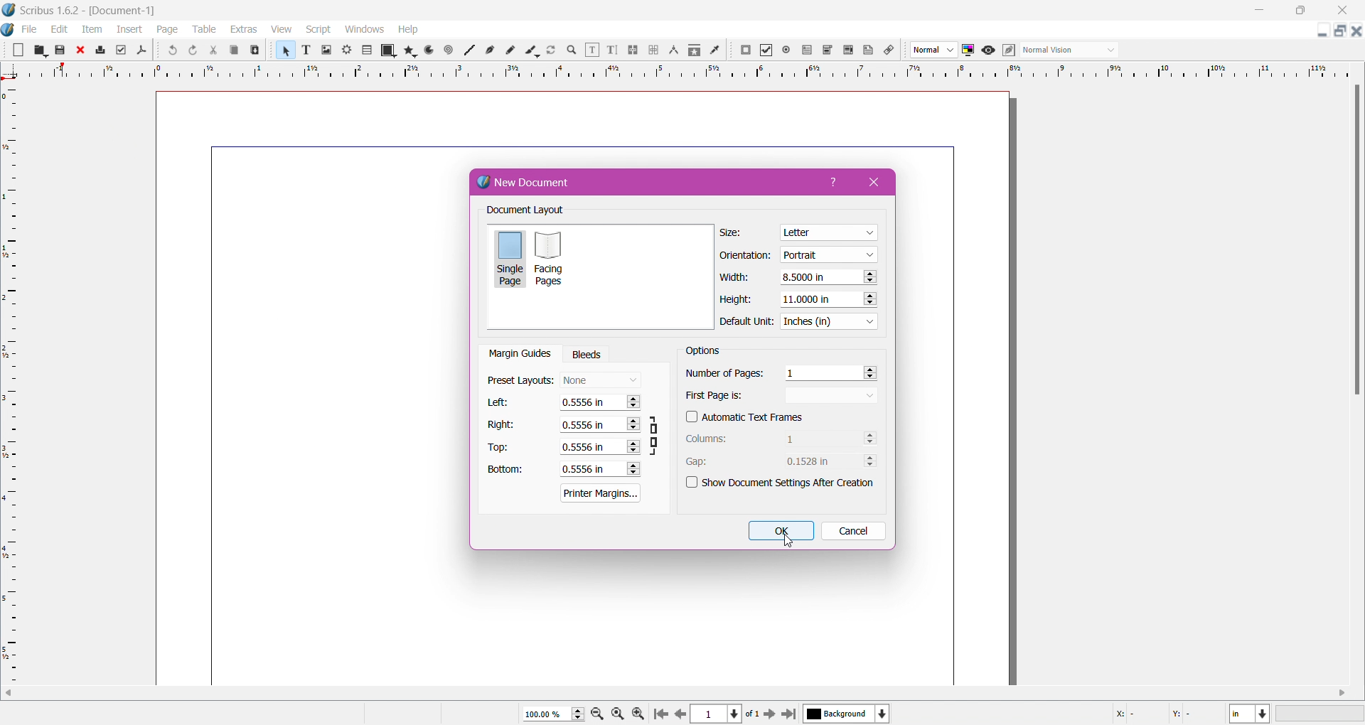  I want to click on icon, so click(1007, 50).